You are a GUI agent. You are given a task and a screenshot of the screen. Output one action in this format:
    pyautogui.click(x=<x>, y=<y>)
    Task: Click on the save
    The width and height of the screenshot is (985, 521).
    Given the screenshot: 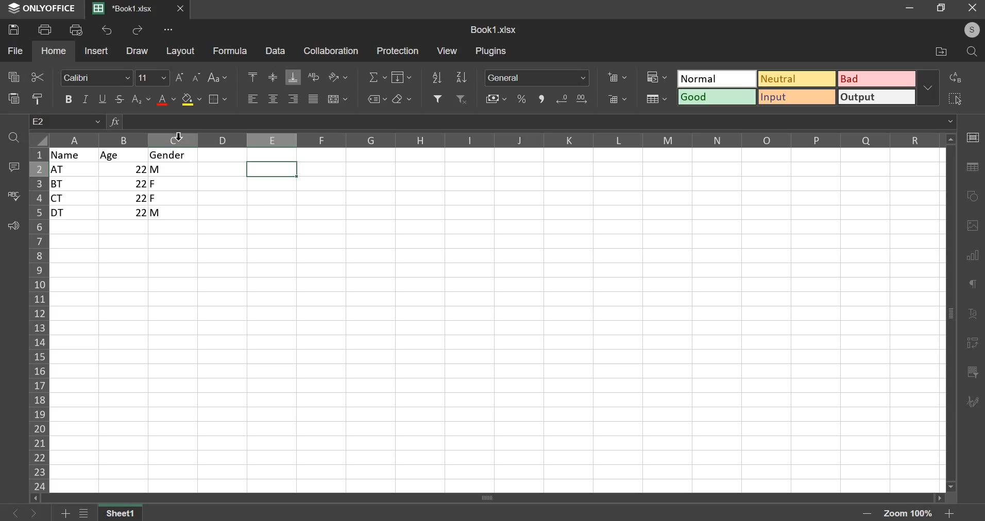 What is the action you would take?
    pyautogui.click(x=13, y=30)
    